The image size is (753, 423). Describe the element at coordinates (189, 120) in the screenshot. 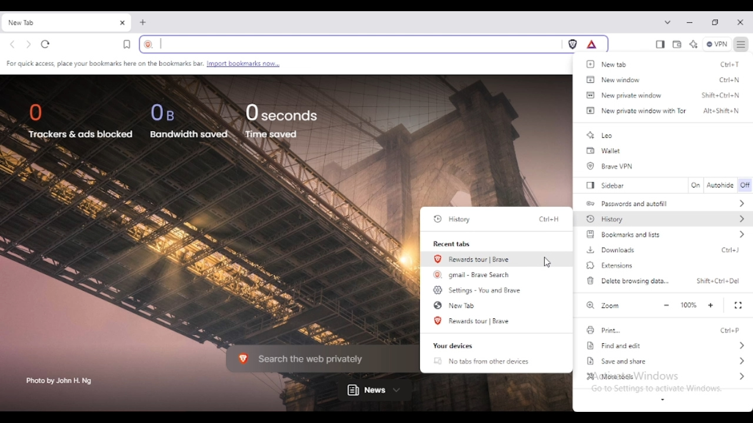

I see `0 B bandwidth saved` at that location.